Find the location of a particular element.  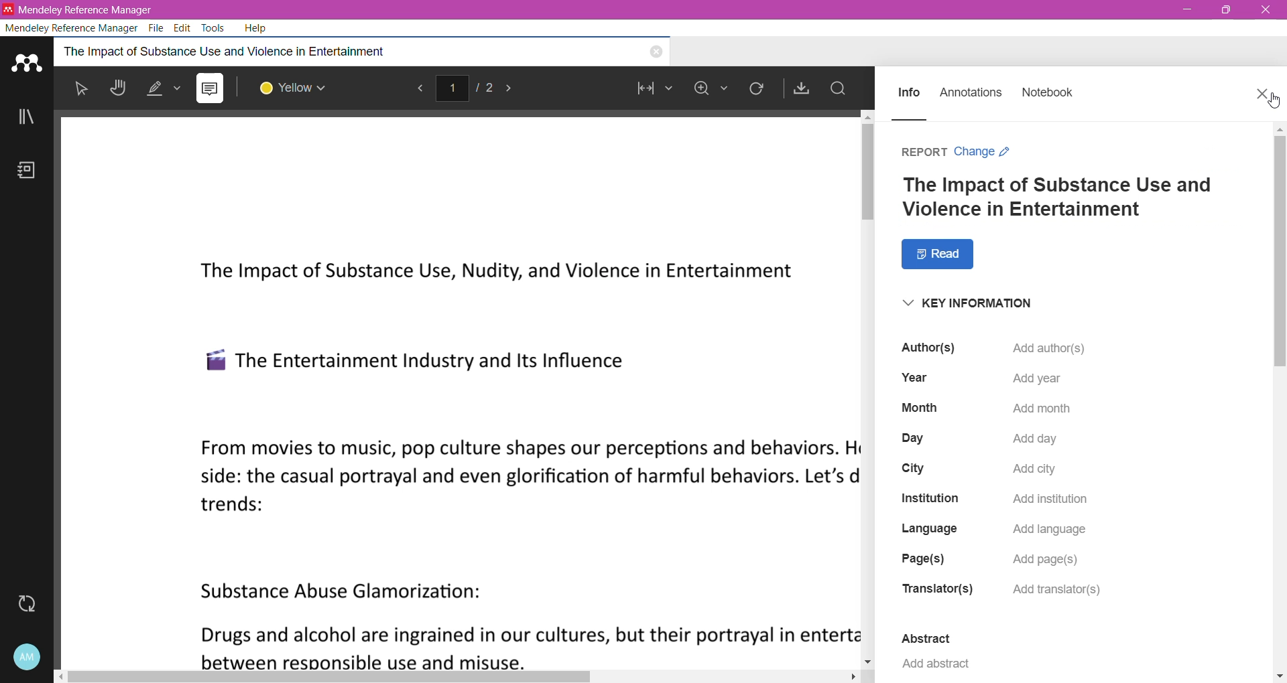

Help is located at coordinates (258, 28).